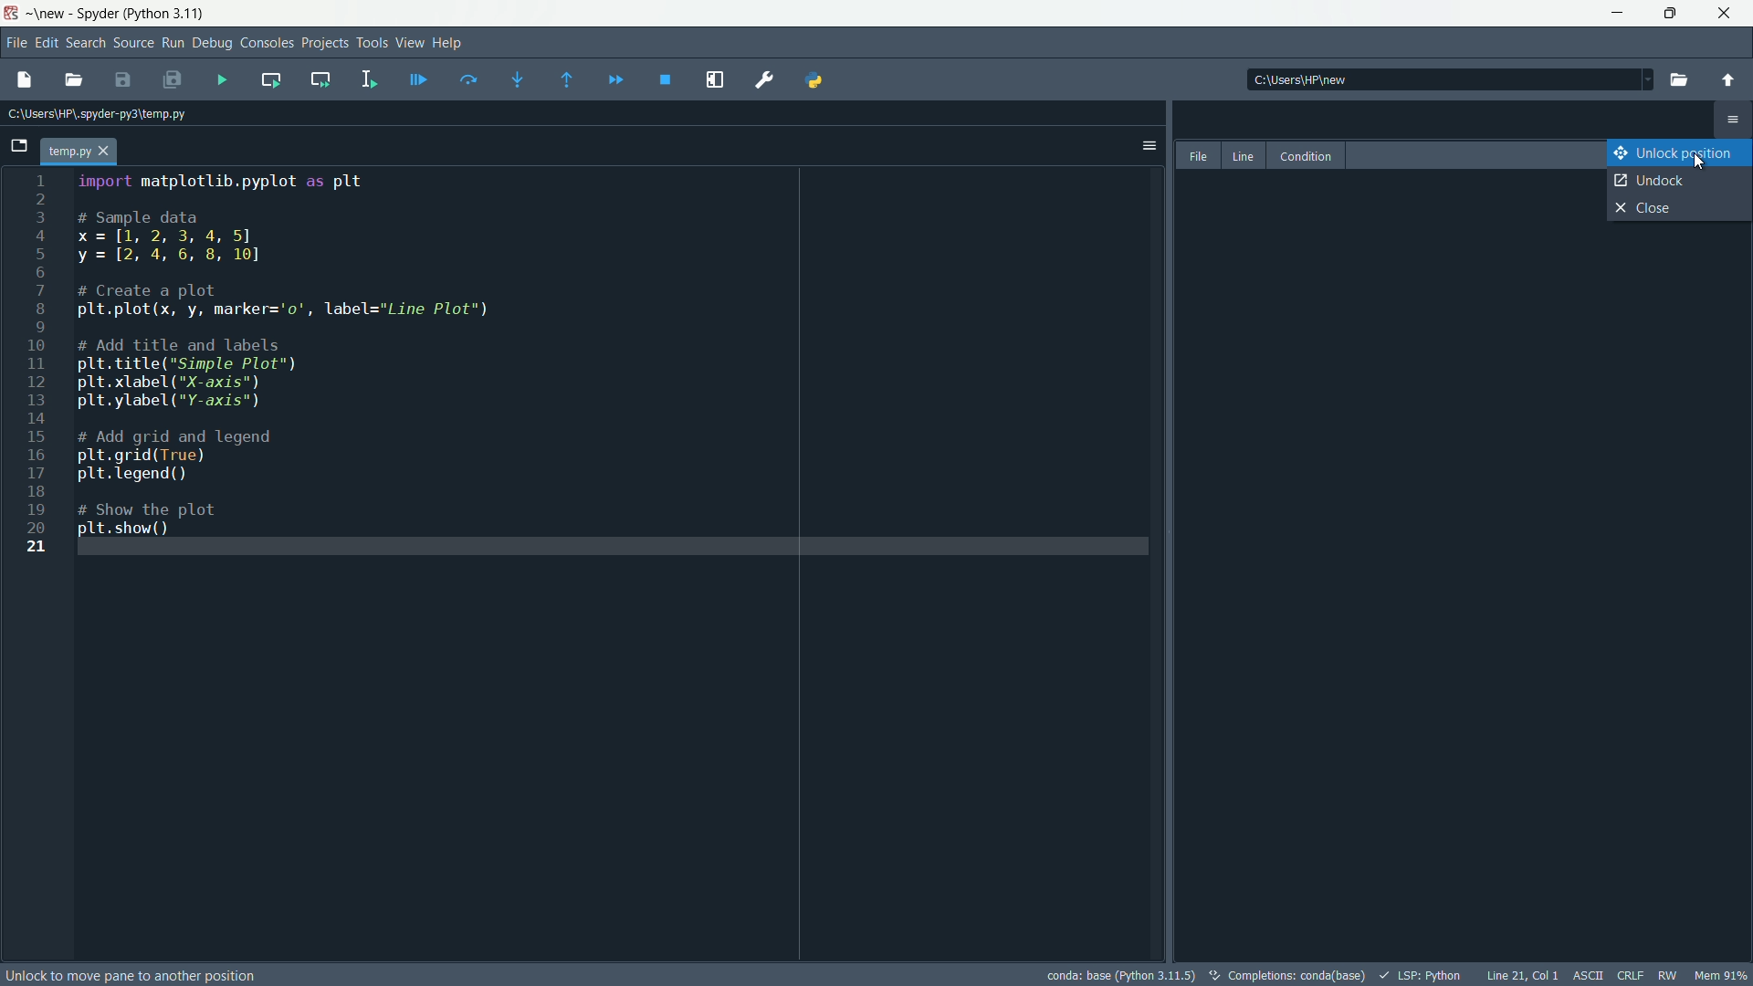 Image resolution: width=1753 pixels, height=986 pixels. What do you see at coordinates (612, 79) in the screenshot?
I see `continue execution untill next breakdown` at bounding box center [612, 79].